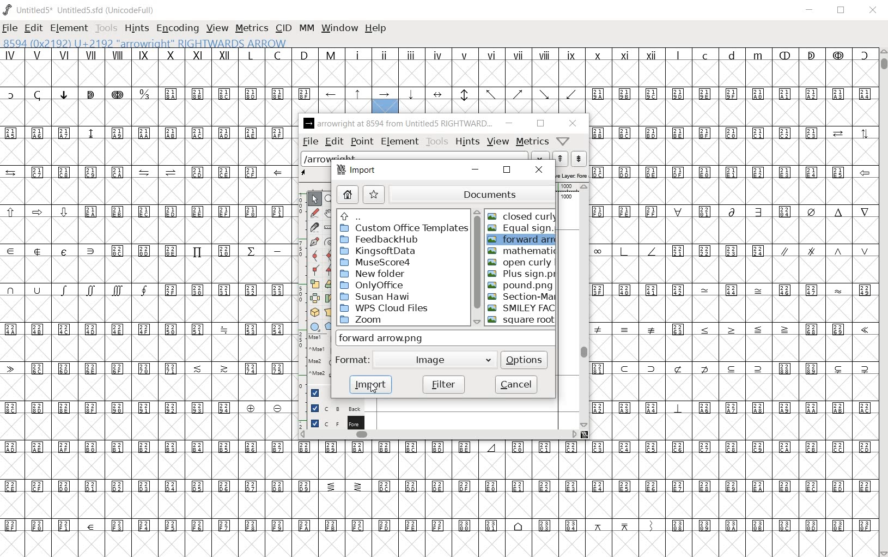  Describe the element at coordinates (313, 226) in the screenshot. I see `cut splines in two` at that location.